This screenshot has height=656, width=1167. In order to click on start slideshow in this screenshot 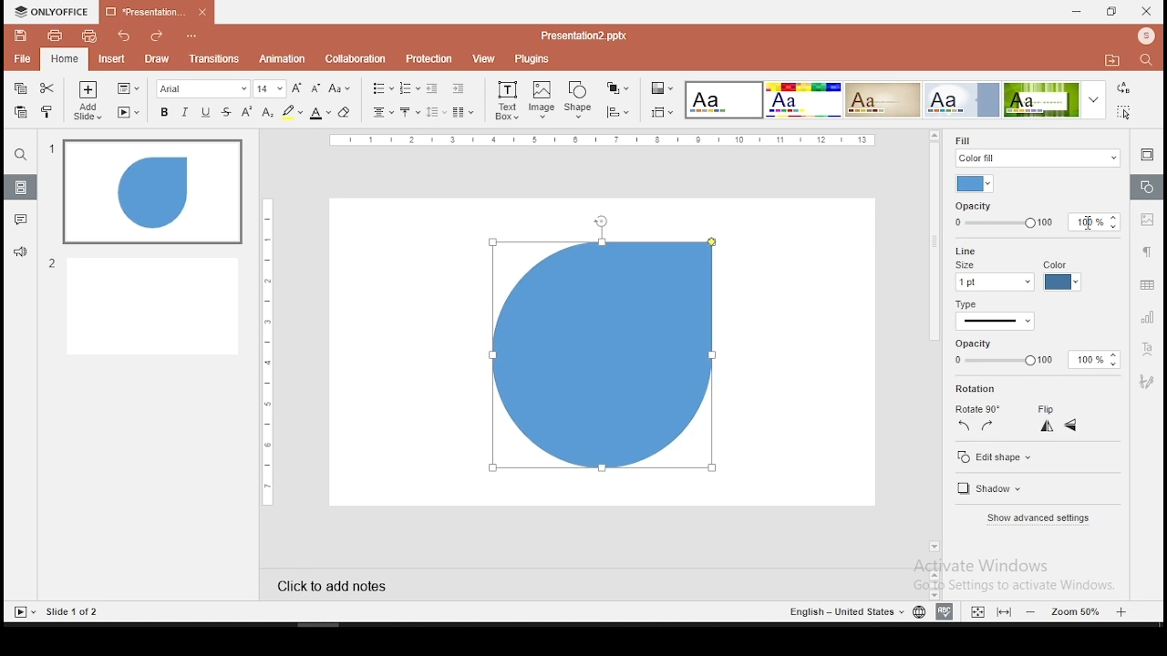, I will do `click(129, 113)`.